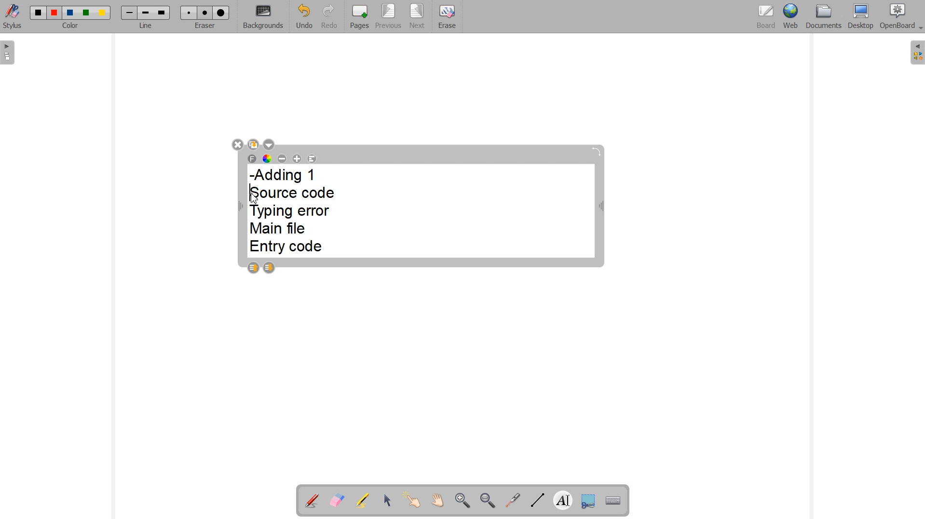 Image resolution: width=925 pixels, height=519 pixels. I want to click on Drop down box, so click(270, 144).